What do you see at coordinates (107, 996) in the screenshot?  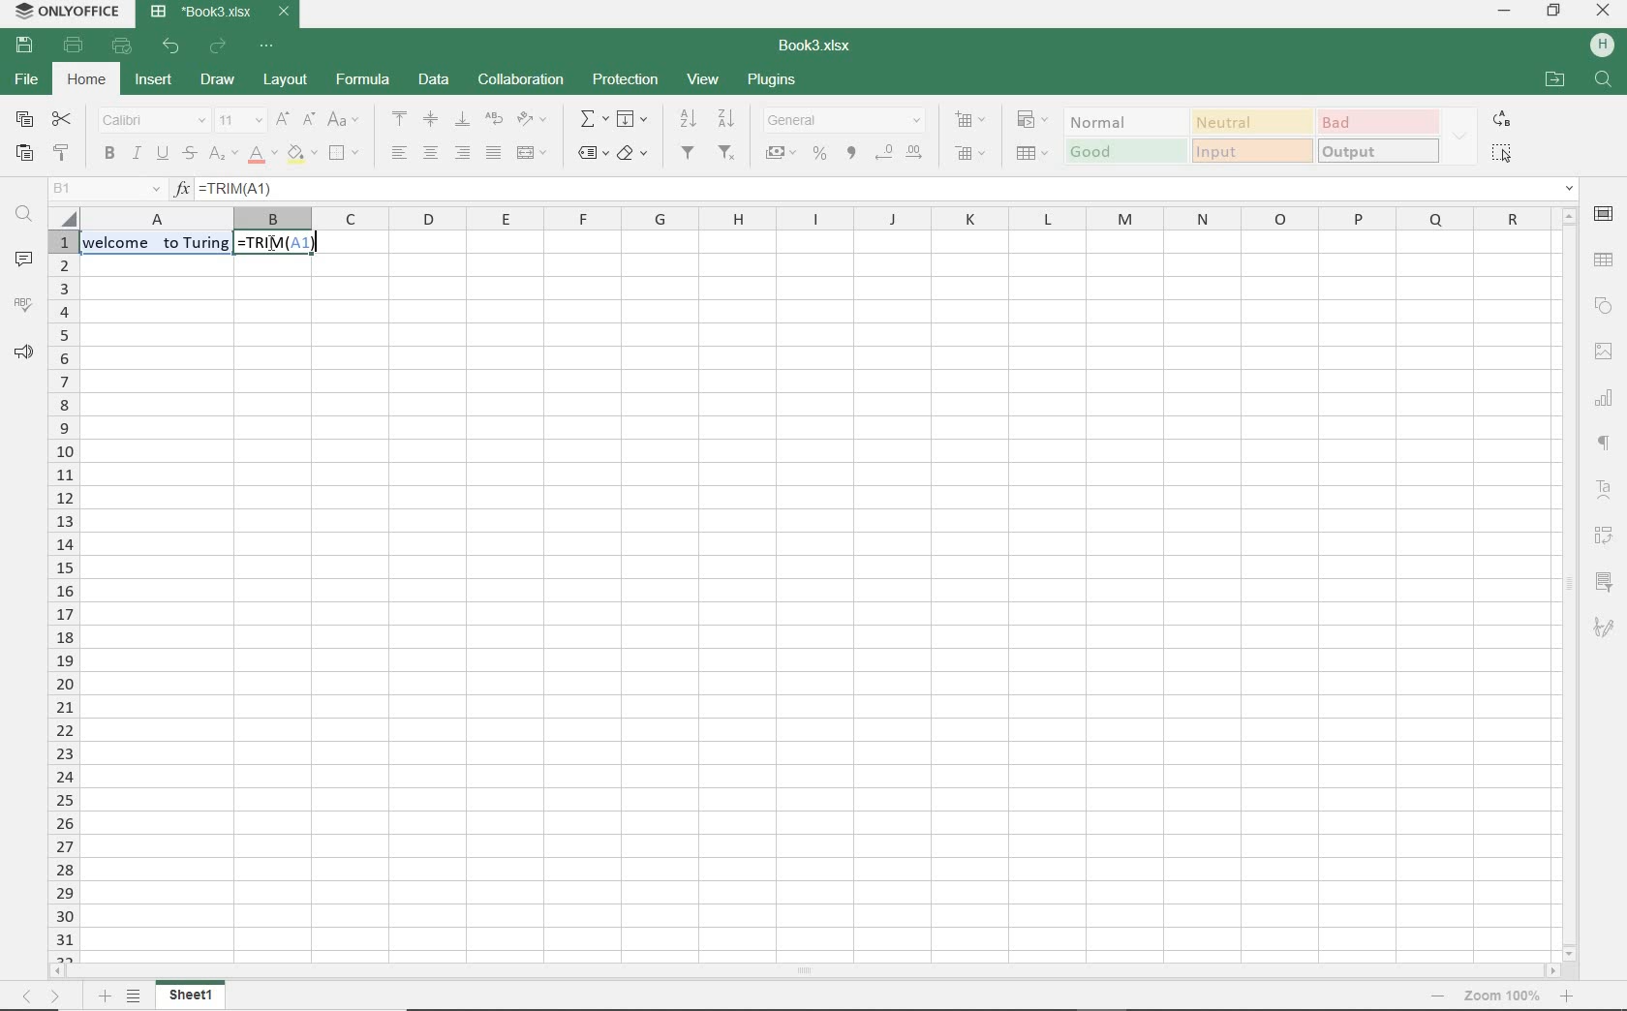 I see `add sheet` at bounding box center [107, 996].